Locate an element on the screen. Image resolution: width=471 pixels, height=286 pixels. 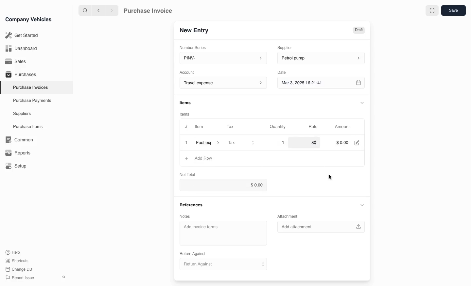
Number Series is located at coordinates (195, 47).